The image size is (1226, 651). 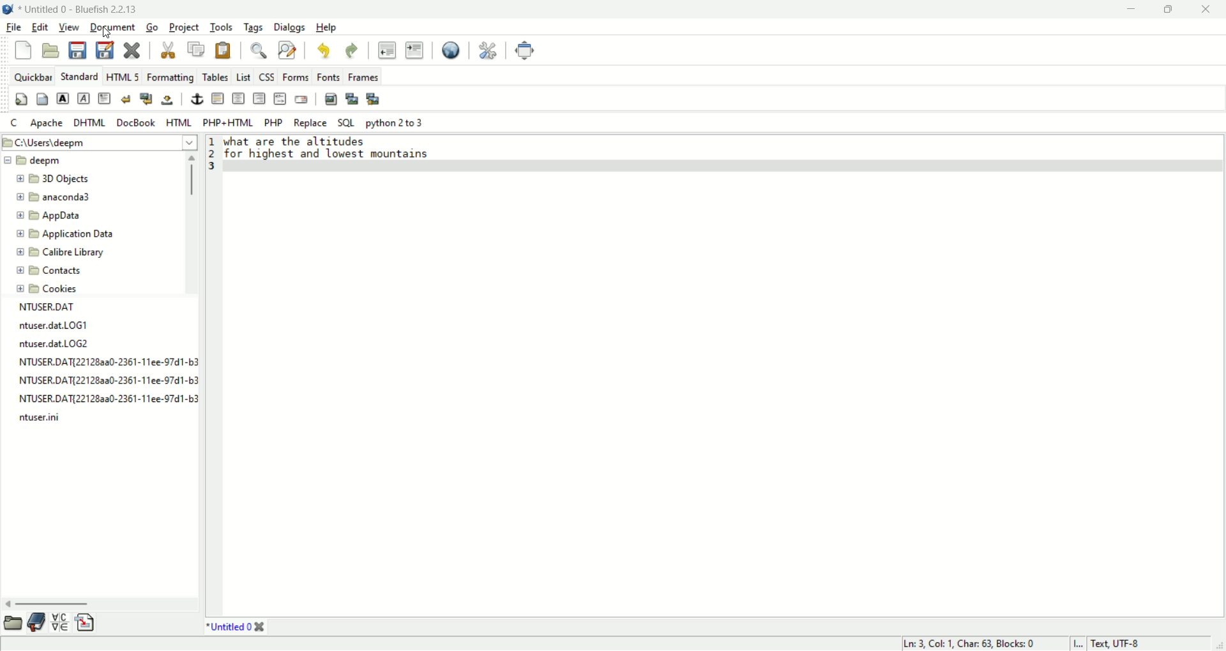 What do you see at coordinates (77, 50) in the screenshot?
I see `save current file` at bounding box center [77, 50].